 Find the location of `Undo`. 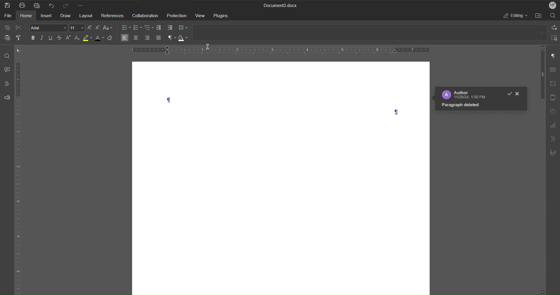

Undo is located at coordinates (52, 5).